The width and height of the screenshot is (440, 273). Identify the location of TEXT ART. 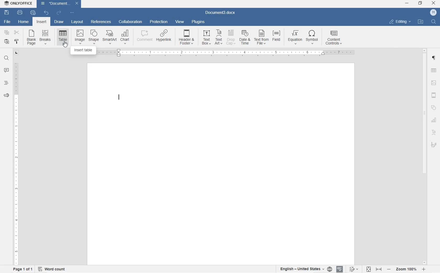
(434, 133).